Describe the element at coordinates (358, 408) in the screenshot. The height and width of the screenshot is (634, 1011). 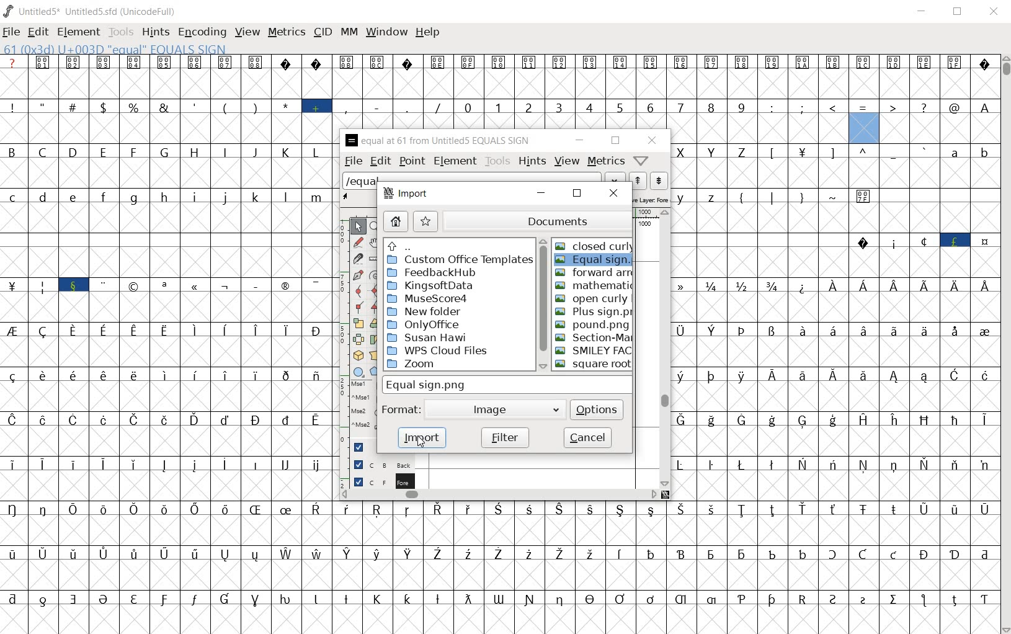
I see `mse1 mse1 mse2 mse2` at that location.